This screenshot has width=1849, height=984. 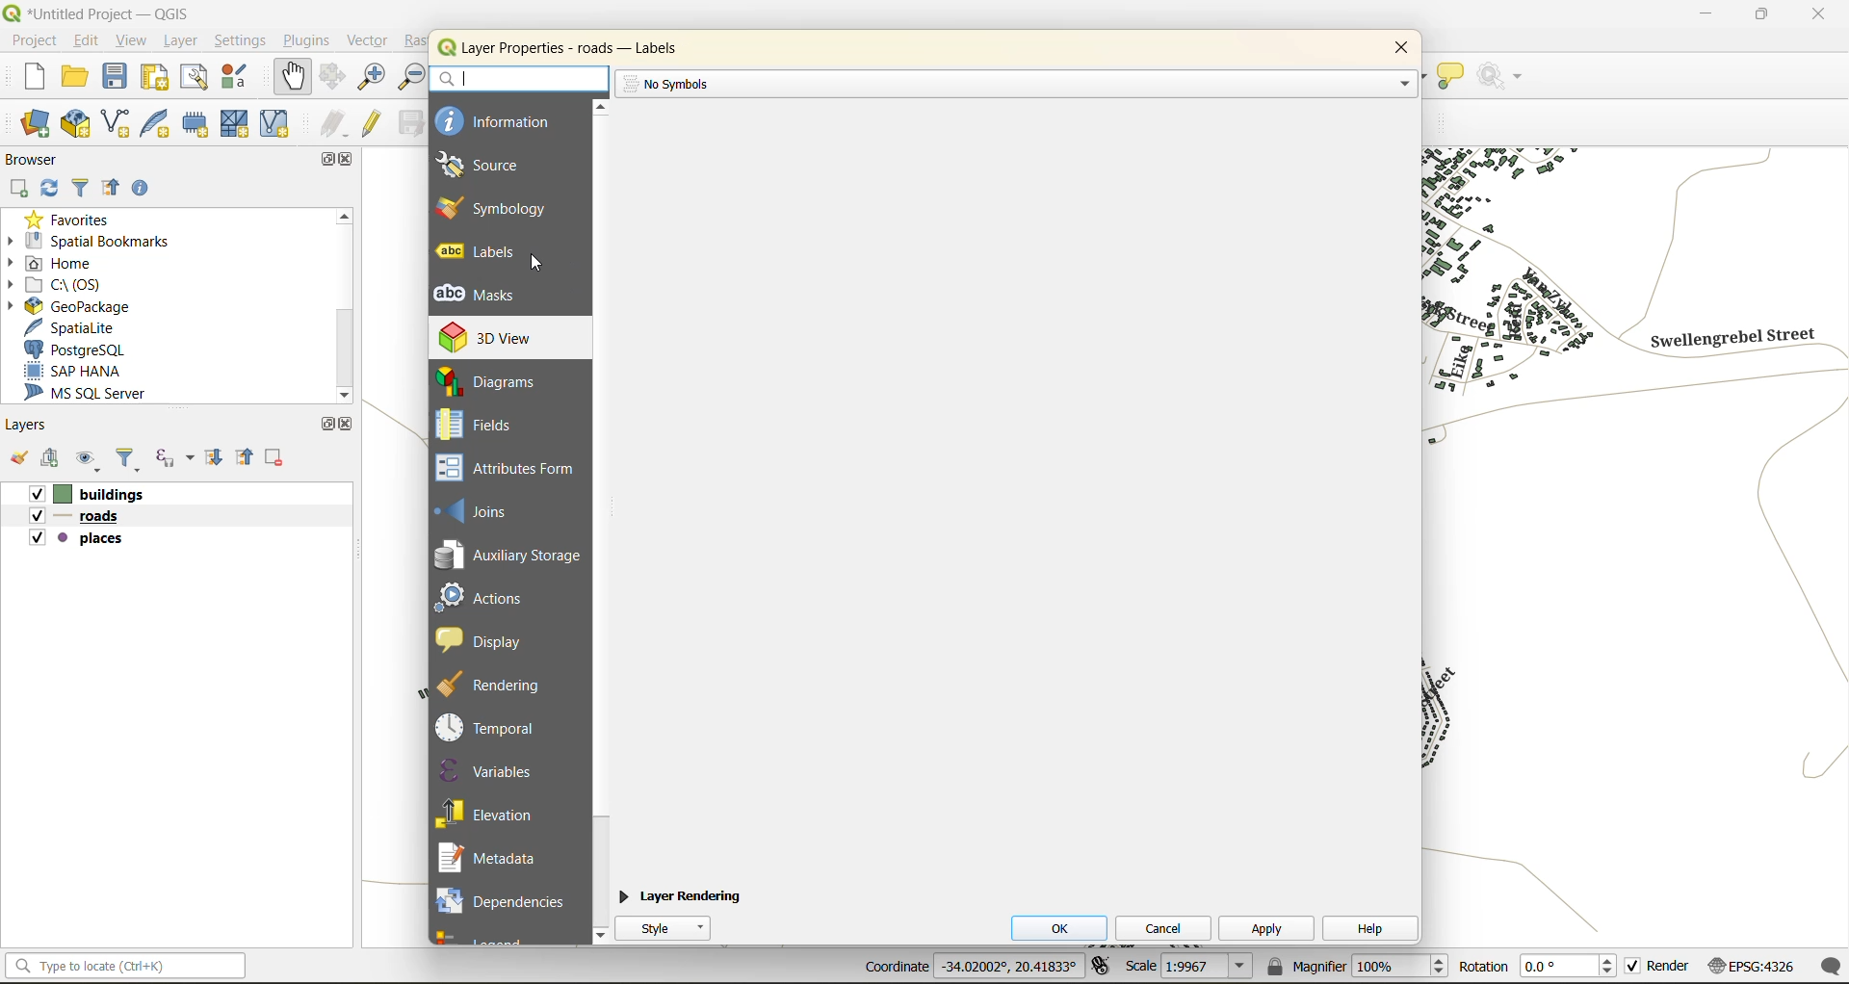 I want to click on new spatialite layer, so click(x=161, y=126).